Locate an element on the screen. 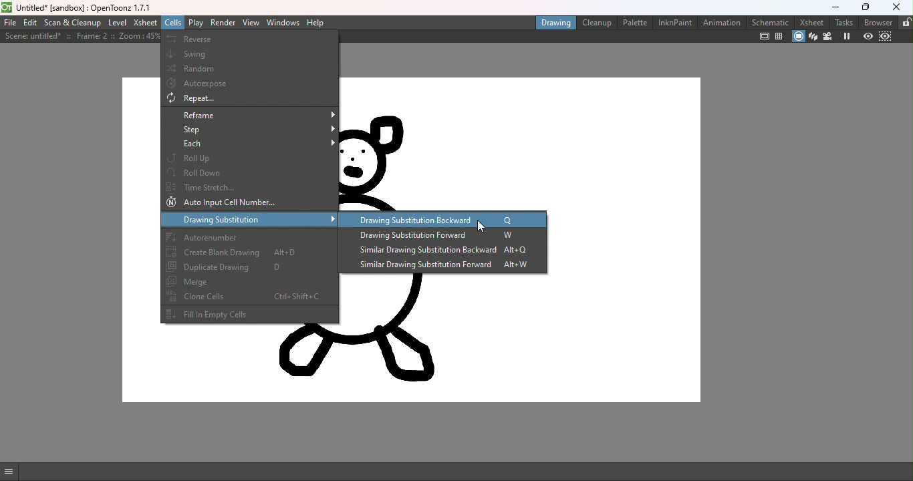 The image size is (913, 481). Minimize is located at coordinates (835, 6).